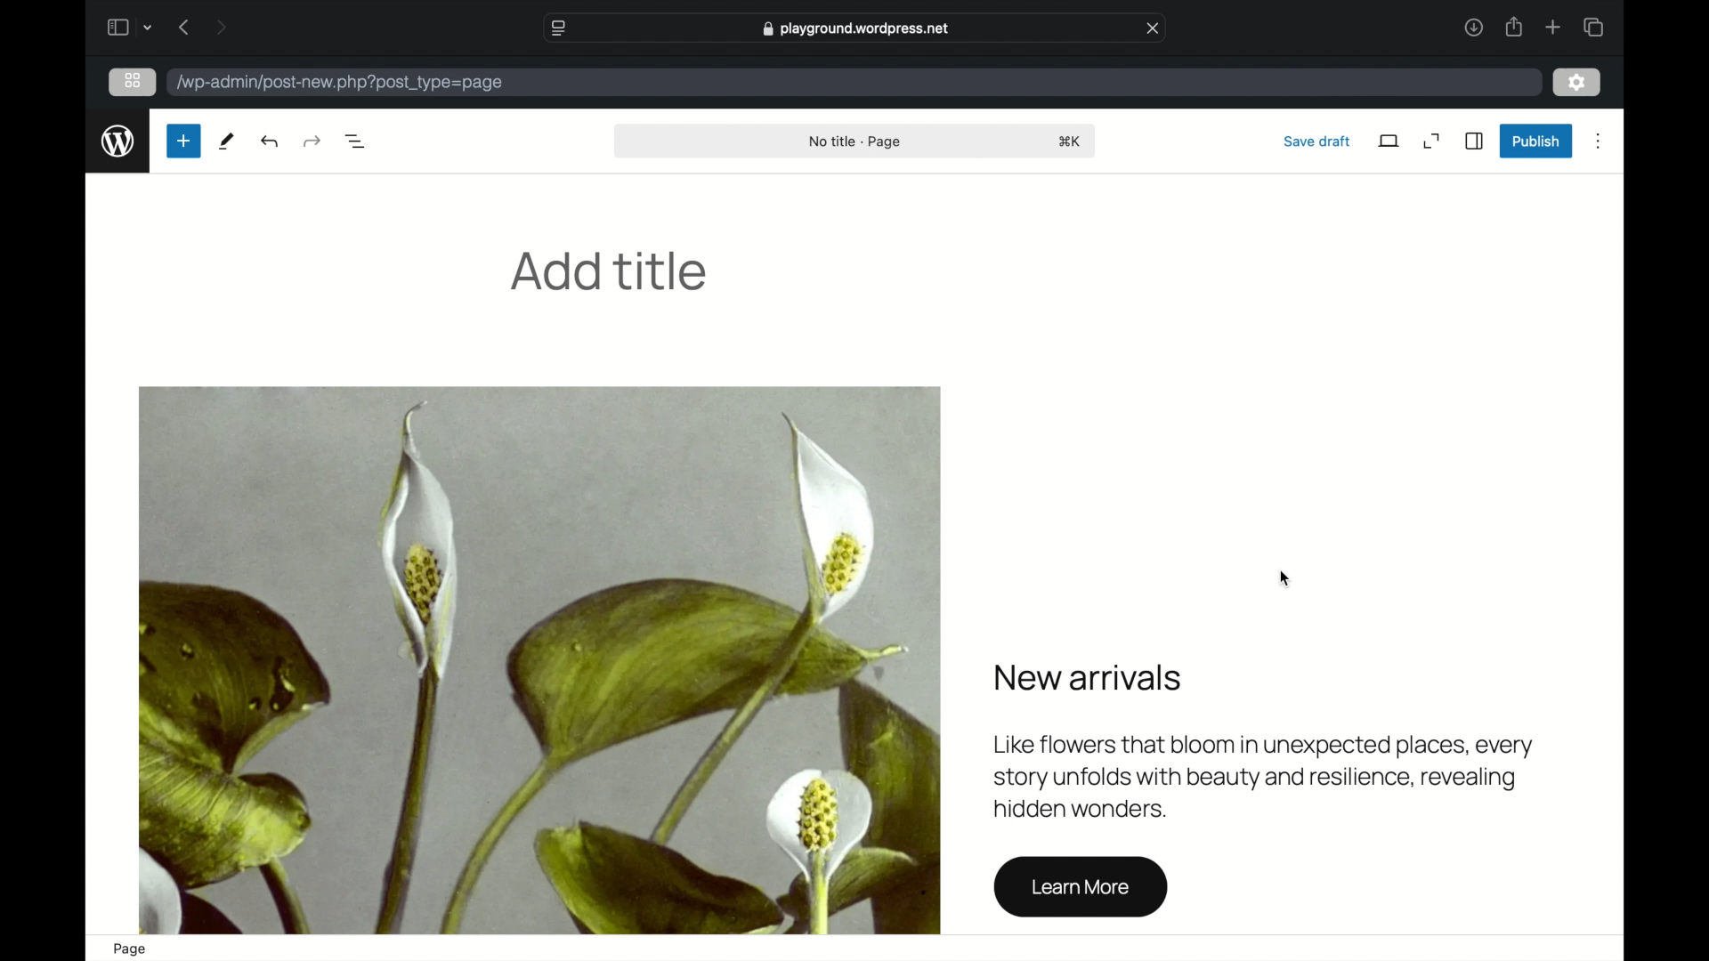 Image resolution: width=1709 pixels, height=961 pixels. I want to click on cursor, so click(1284, 580).